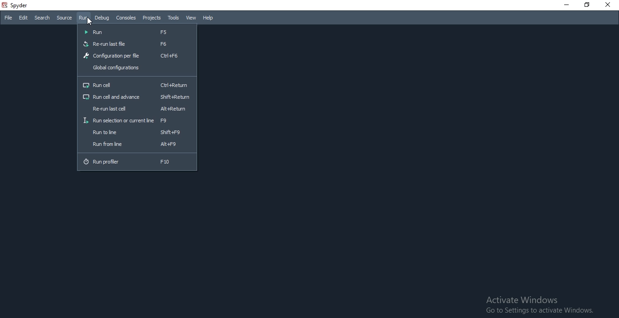 Image resolution: width=619 pixels, height=318 pixels. Describe the element at coordinates (151, 18) in the screenshot. I see `Projects` at that location.